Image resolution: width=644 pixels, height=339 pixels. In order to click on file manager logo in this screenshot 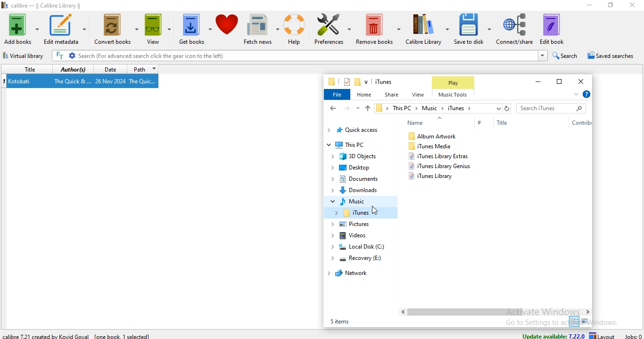, I will do `click(332, 81)`.